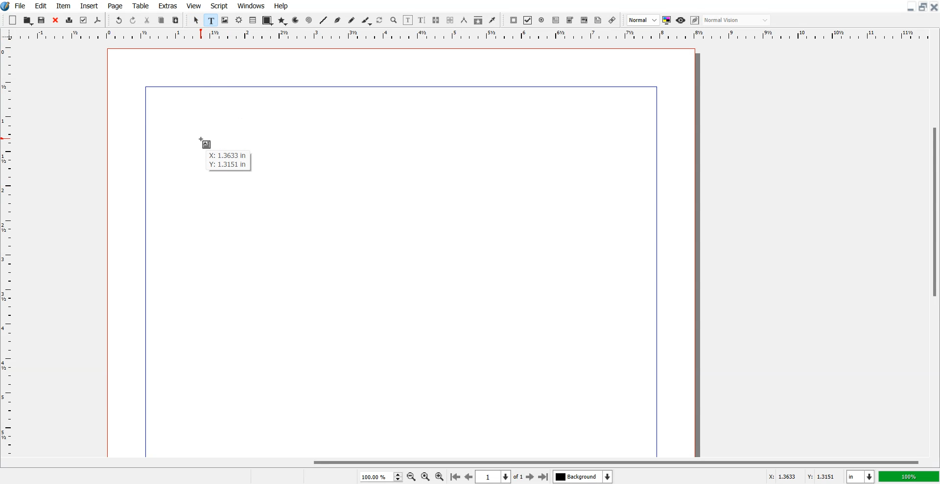 The height and width of the screenshot is (484, 940). What do you see at coordinates (367, 21) in the screenshot?
I see `Calligraphic line ` at bounding box center [367, 21].